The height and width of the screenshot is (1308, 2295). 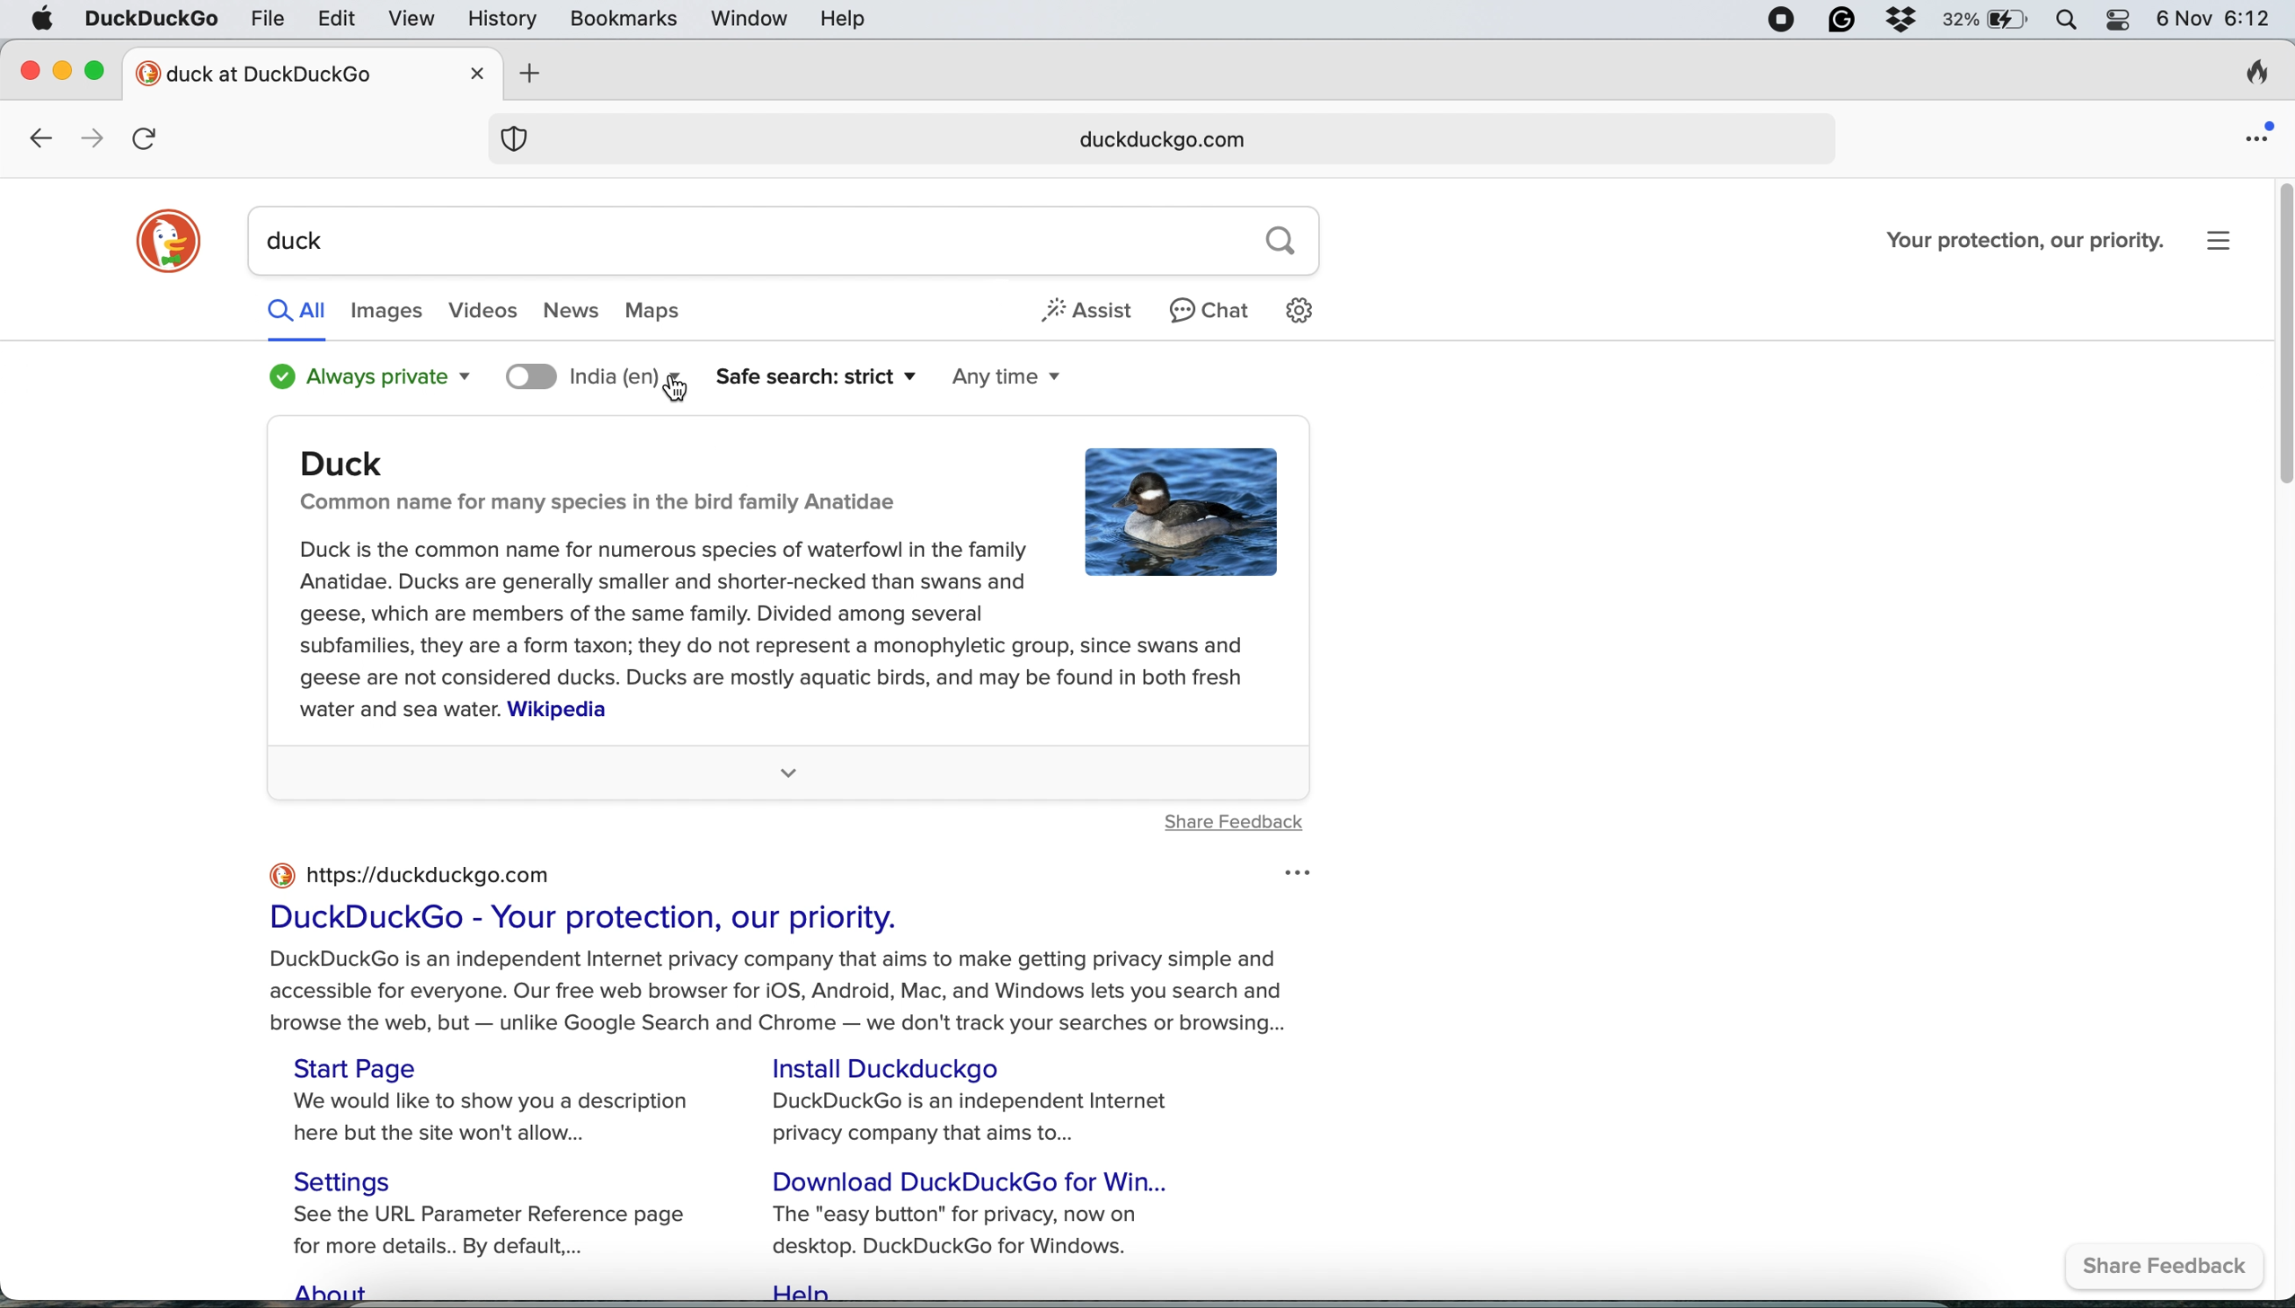 What do you see at coordinates (150, 21) in the screenshot?
I see `duckduckgo` at bounding box center [150, 21].